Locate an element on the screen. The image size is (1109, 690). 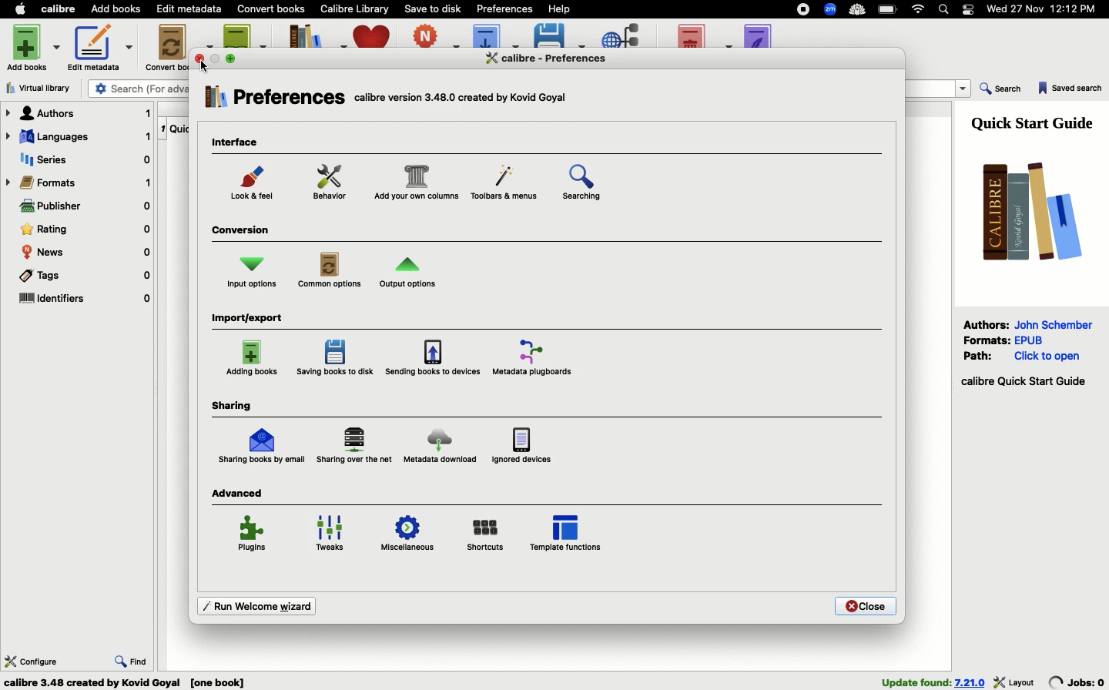
Path is located at coordinates (980, 355).